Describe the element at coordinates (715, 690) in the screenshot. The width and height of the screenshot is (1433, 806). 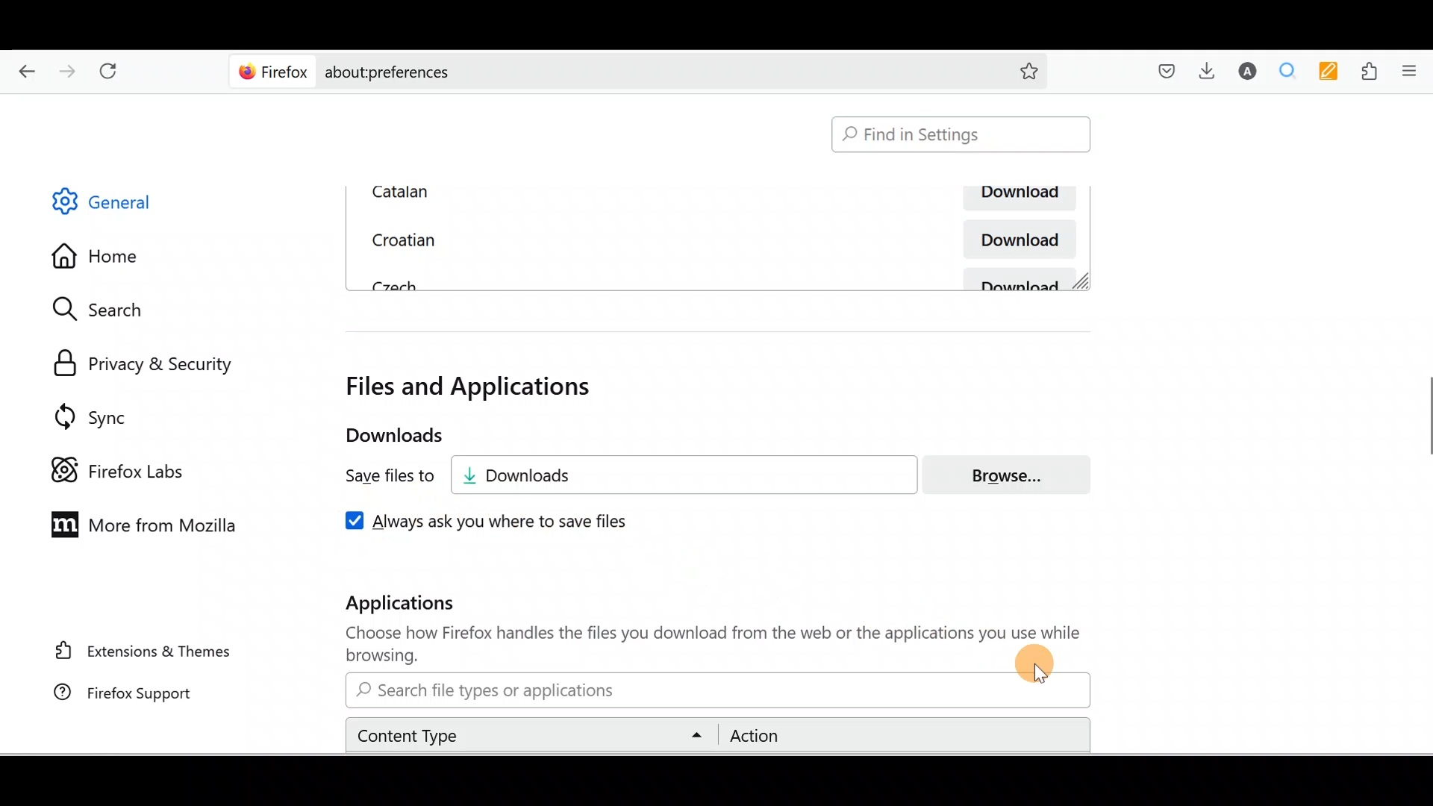
I see `Search bar` at that location.